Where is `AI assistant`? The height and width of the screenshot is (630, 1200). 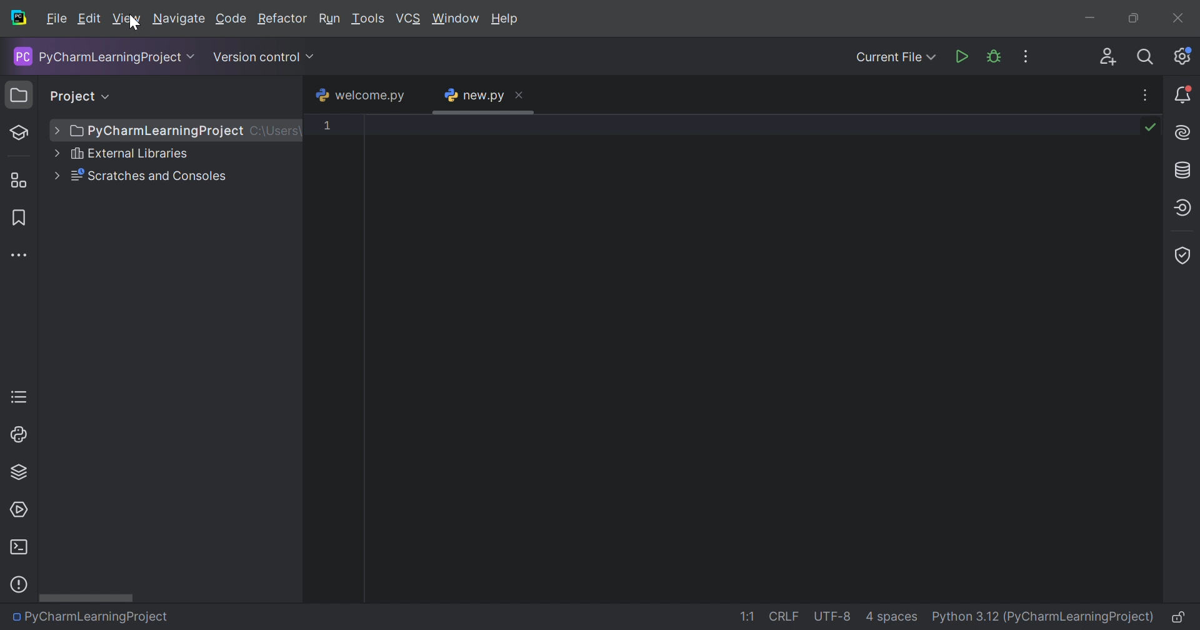
AI assistant is located at coordinates (1184, 132).